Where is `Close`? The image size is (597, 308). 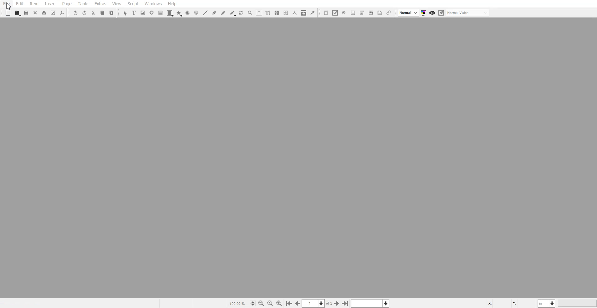 Close is located at coordinates (35, 12).